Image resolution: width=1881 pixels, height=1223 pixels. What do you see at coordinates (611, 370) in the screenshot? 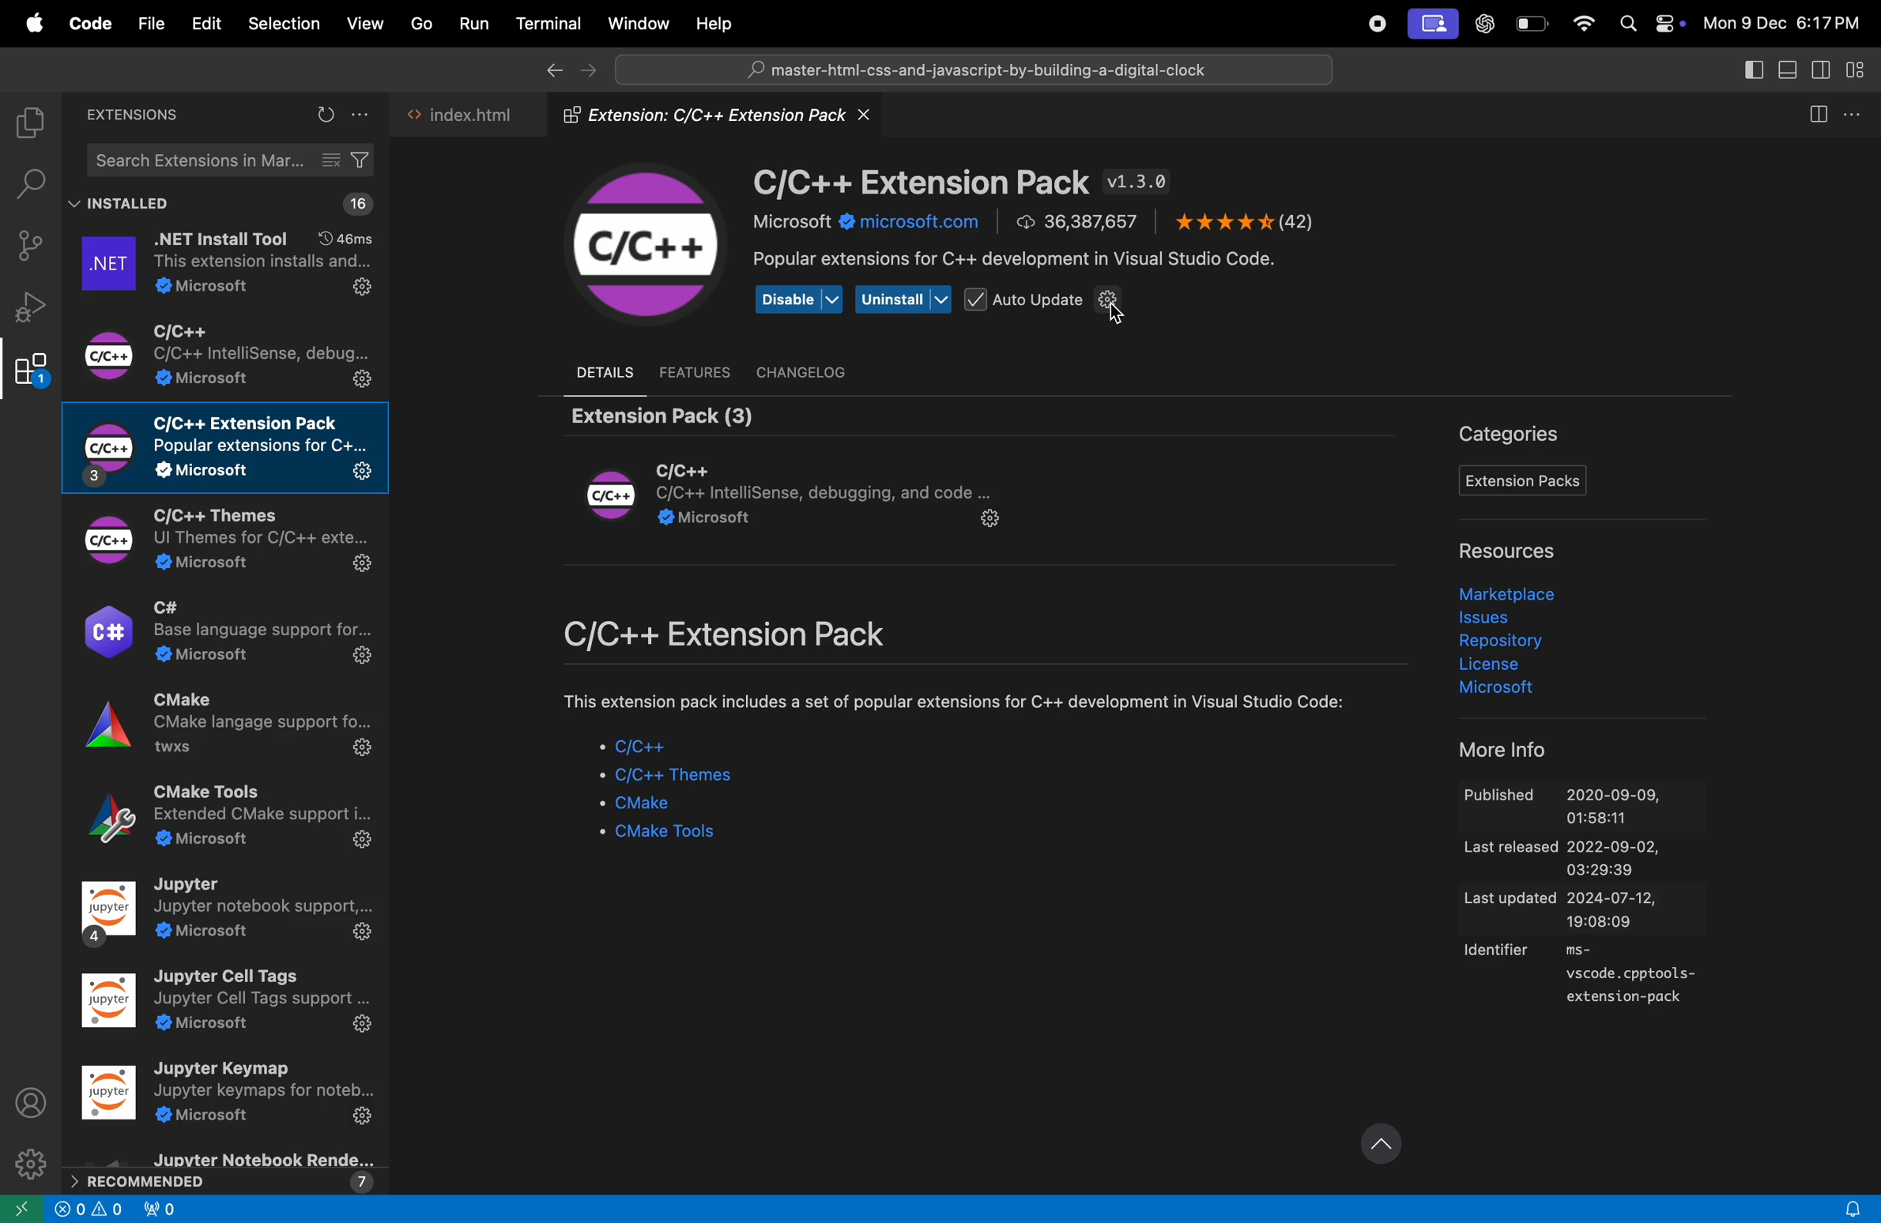
I see `details` at bounding box center [611, 370].